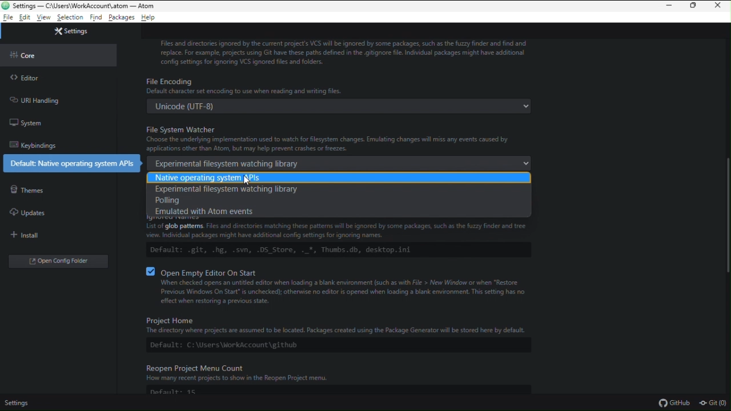 The width and height of the screenshot is (731, 411). I want to click on Core, so click(27, 55).